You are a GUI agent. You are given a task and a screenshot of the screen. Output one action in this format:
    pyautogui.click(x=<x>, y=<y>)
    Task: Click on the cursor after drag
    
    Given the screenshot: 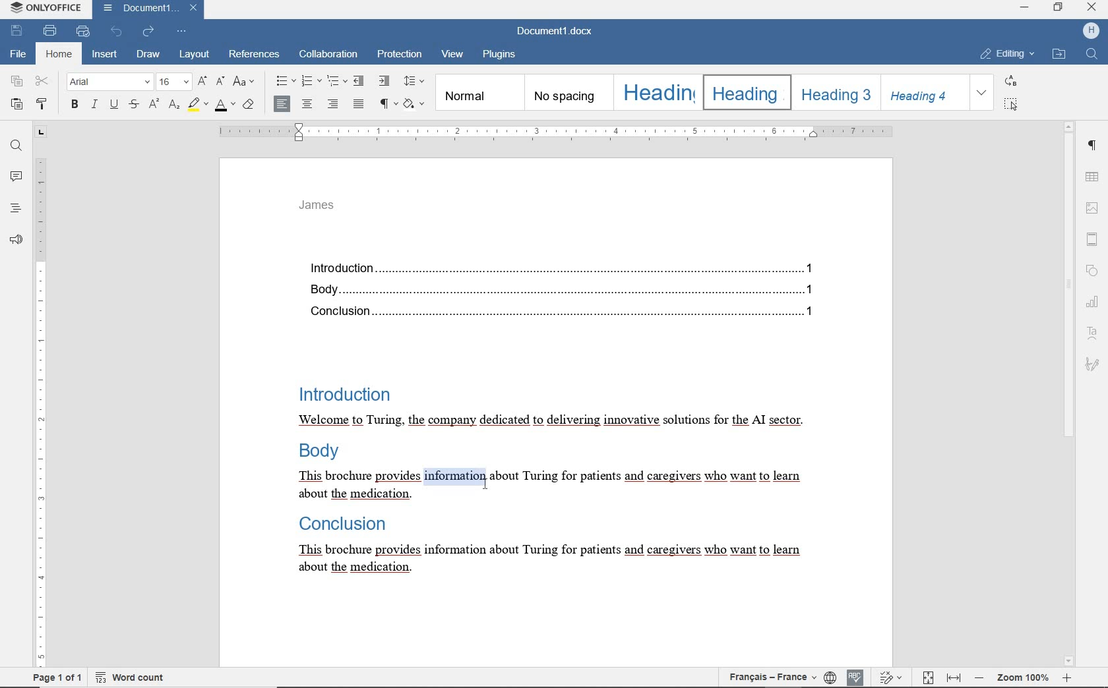 What is the action you would take?
    pyautogui.click(x=488, y=482)
    